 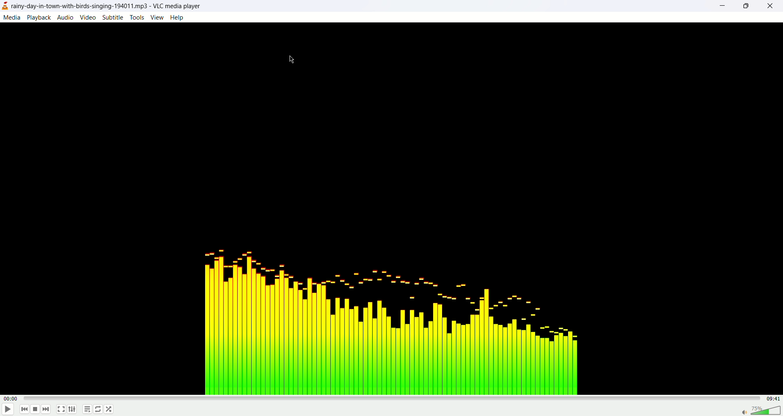 I want to click on media, so click(x=11, y=17).